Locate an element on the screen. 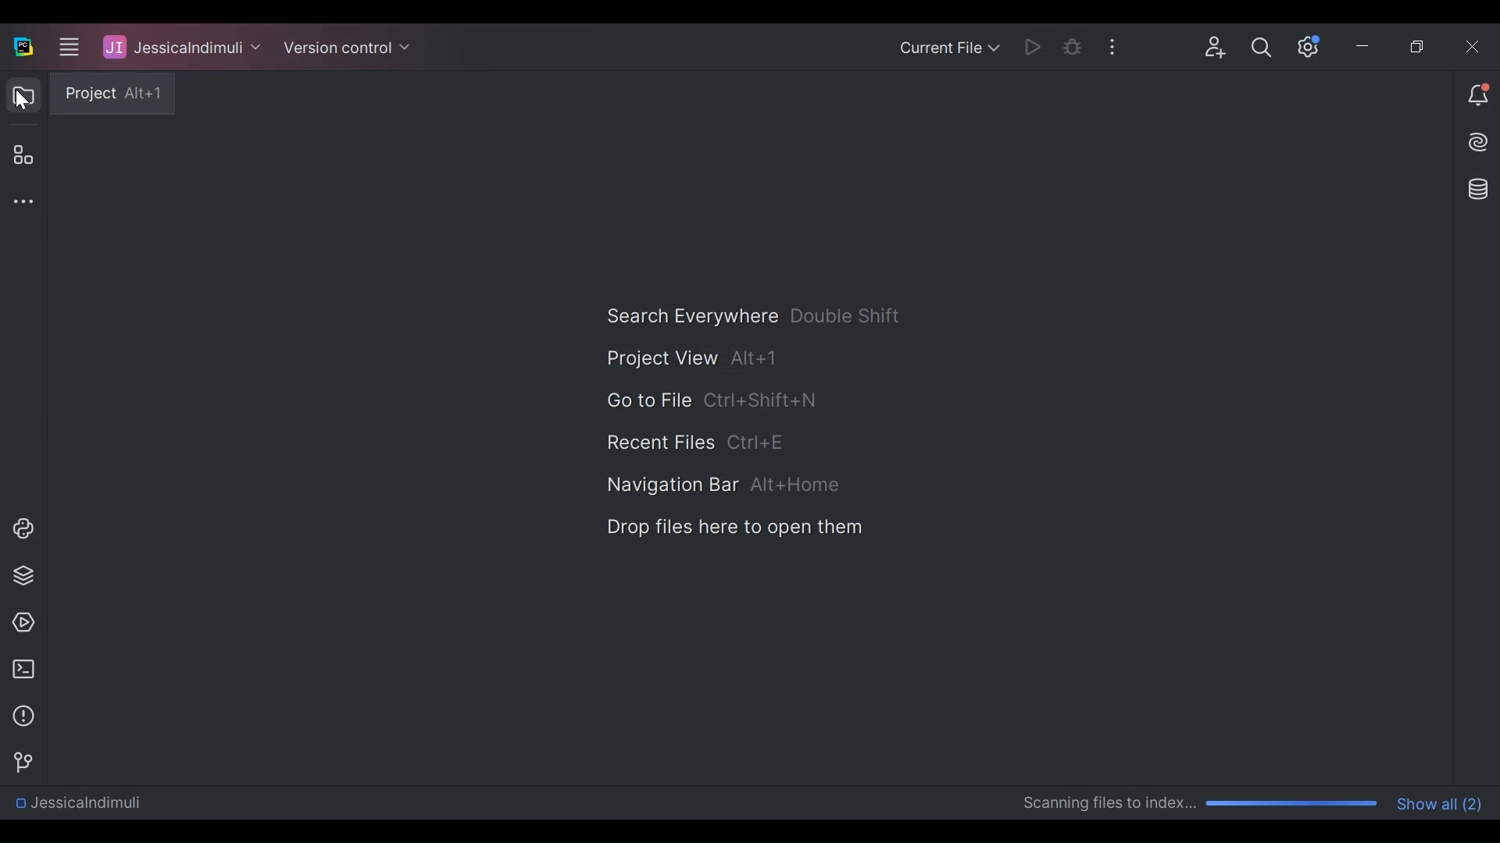 This screenshot has width=1500, height=843. Close is located at coordinates (1473, 46).